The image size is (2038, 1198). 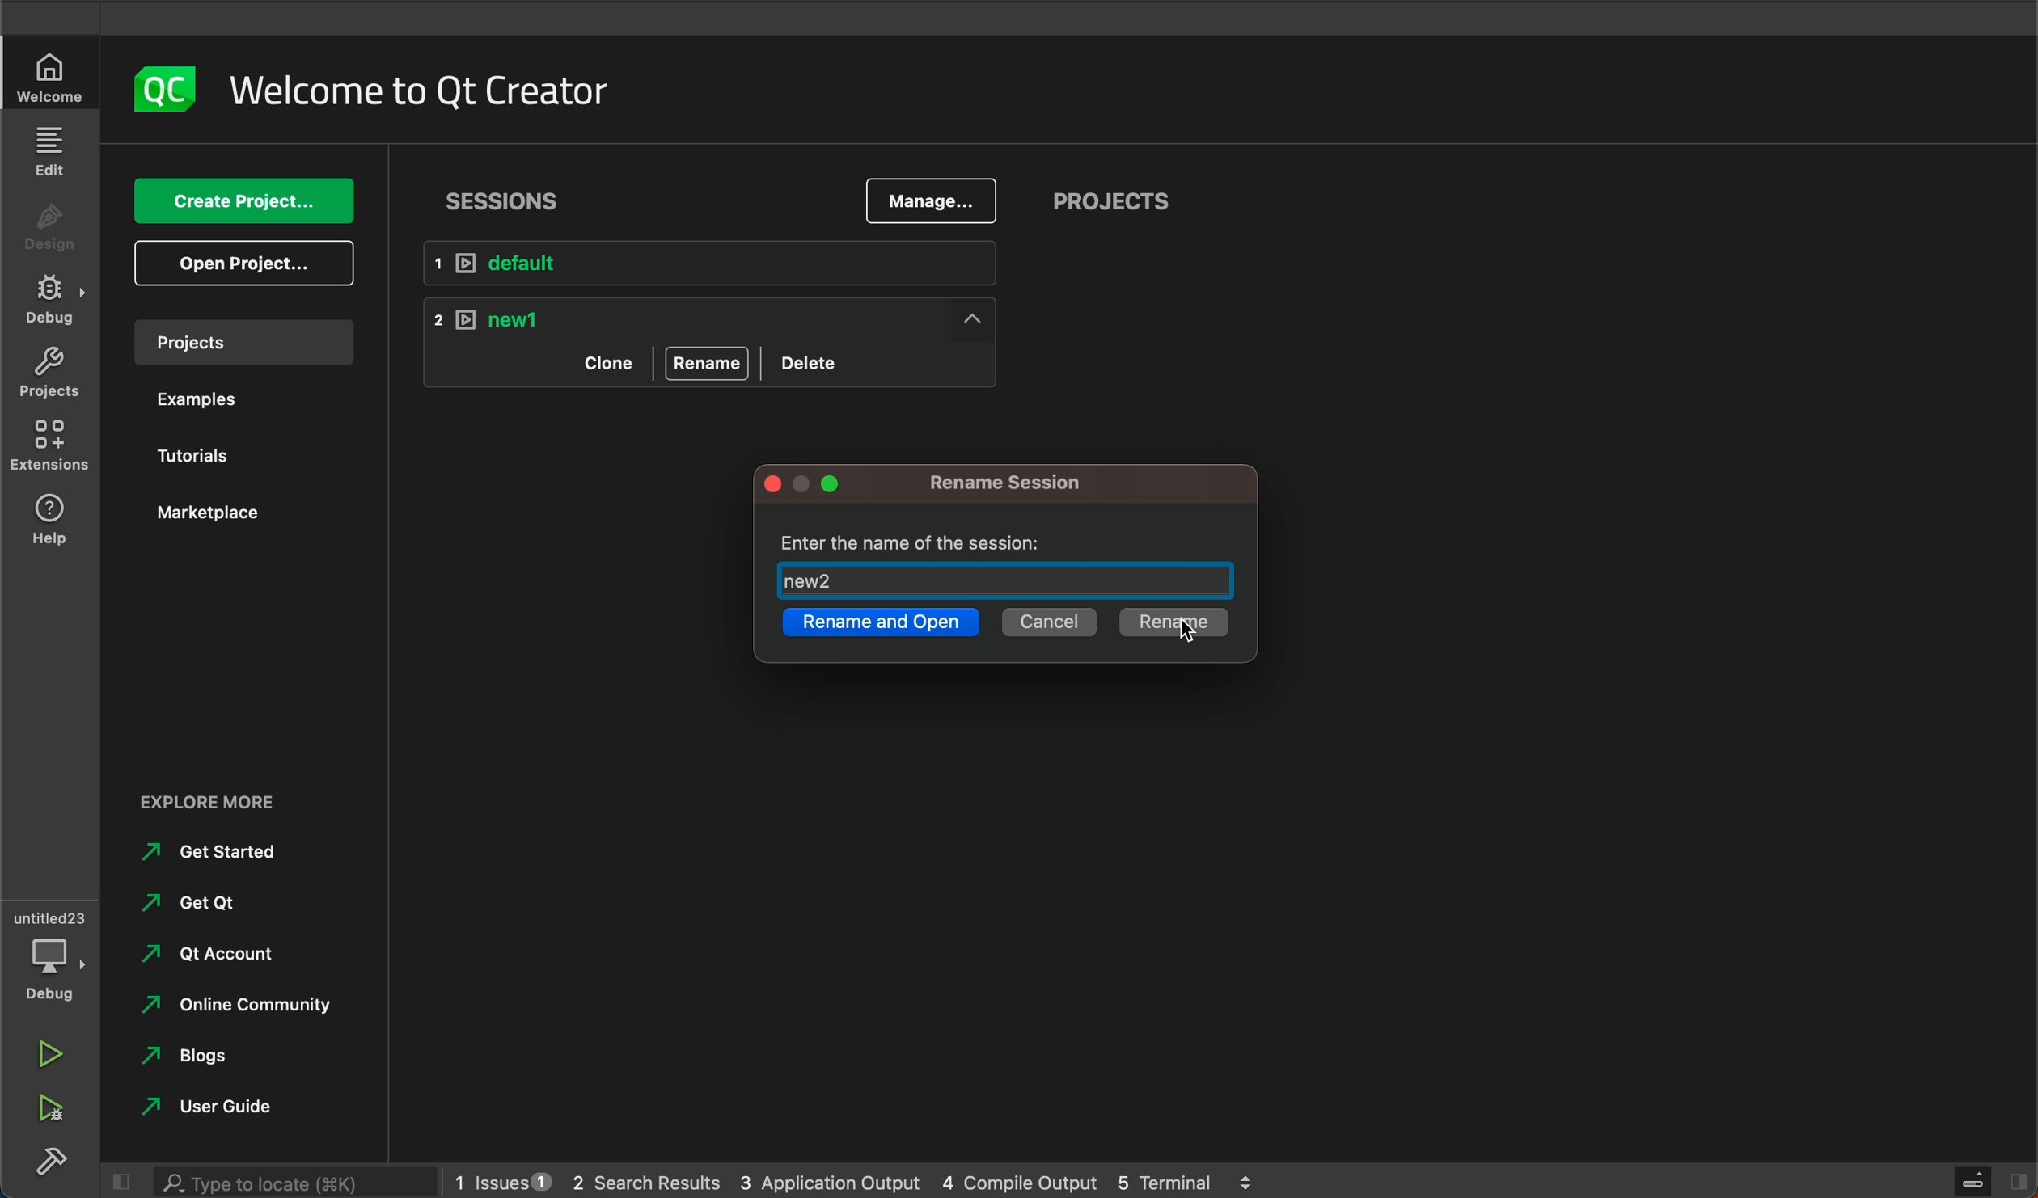 What do you see at coordinates (44, 518) in the screenshot?
I see `help` at bounding box center [44, 518].